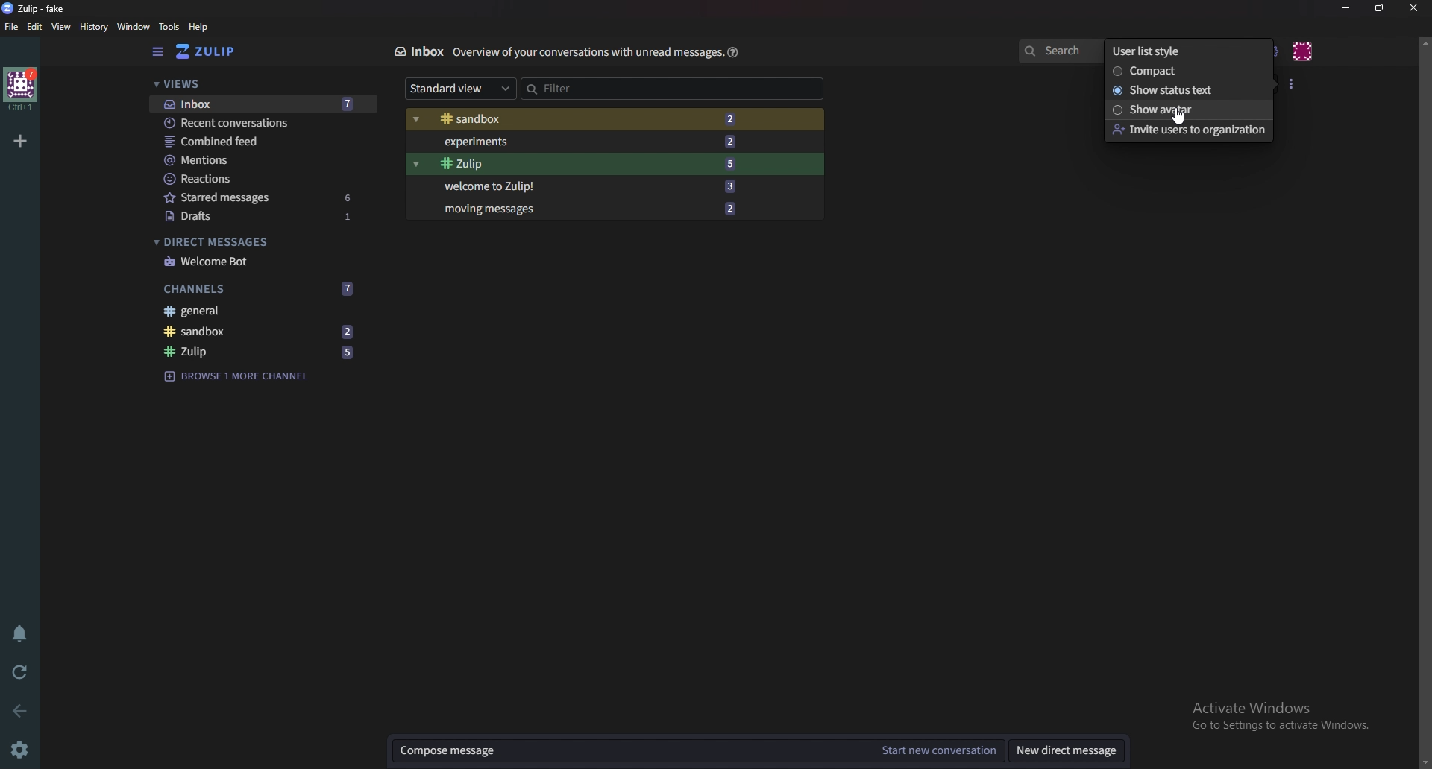  What do you see at coordinates (160, 53) in the screenshot?
I see `Hide sidebar` at bounding box center [160, 53].